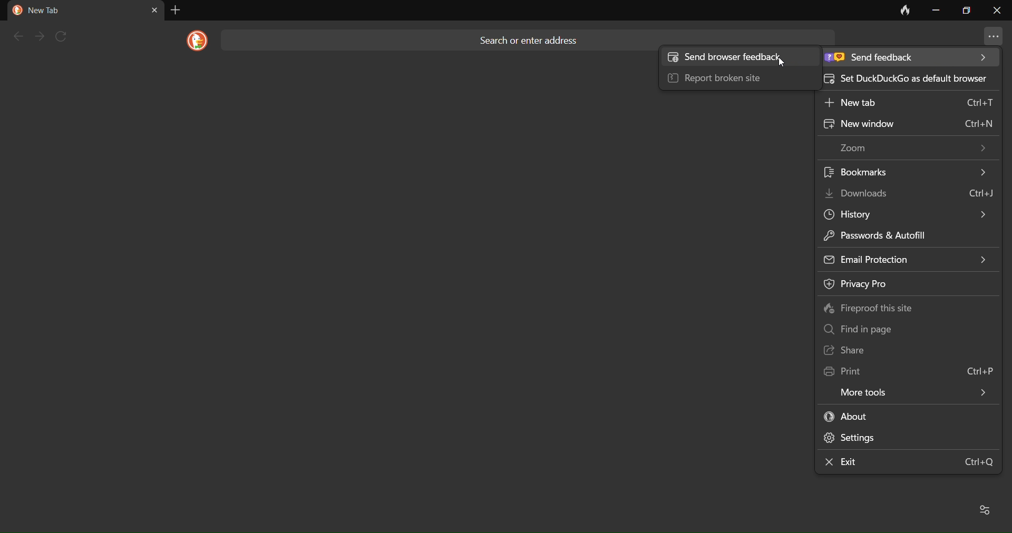 The height and width of the screenshot is (533, 1012). Describe the element at coordinates (900, 13) in the screenshot. I see `clear data` at that location.